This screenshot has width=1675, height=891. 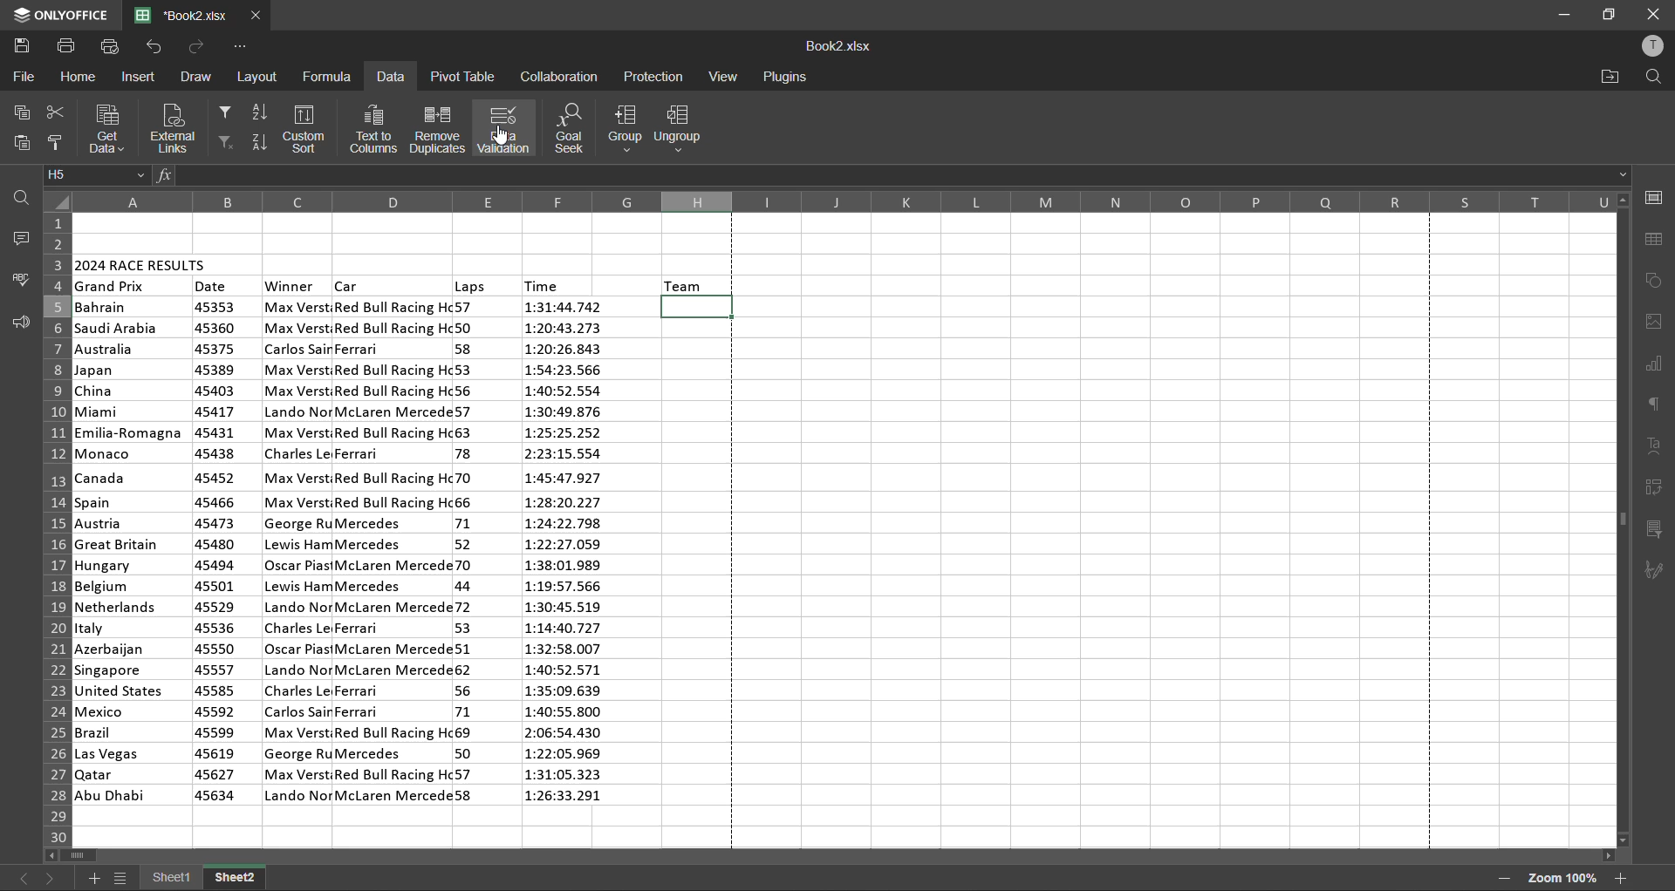 What do you see at coordinates (700, 307) in the screenshot?
I see `selected cell` at bounding box center [700, 307].